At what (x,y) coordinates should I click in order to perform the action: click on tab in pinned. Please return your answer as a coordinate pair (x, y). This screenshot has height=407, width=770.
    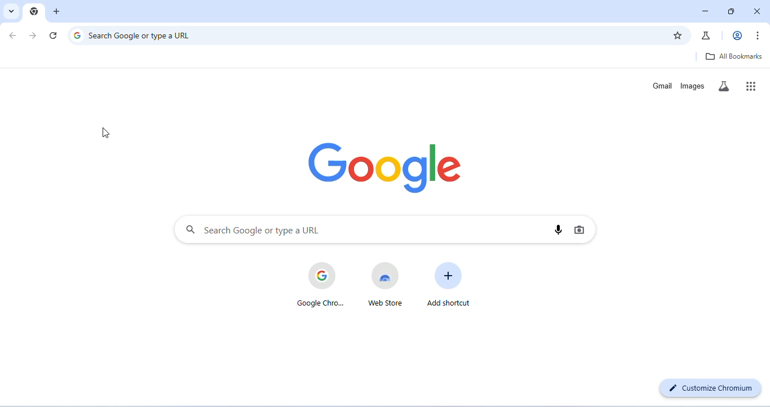
    Looking at the image, I should click on (33, 10).